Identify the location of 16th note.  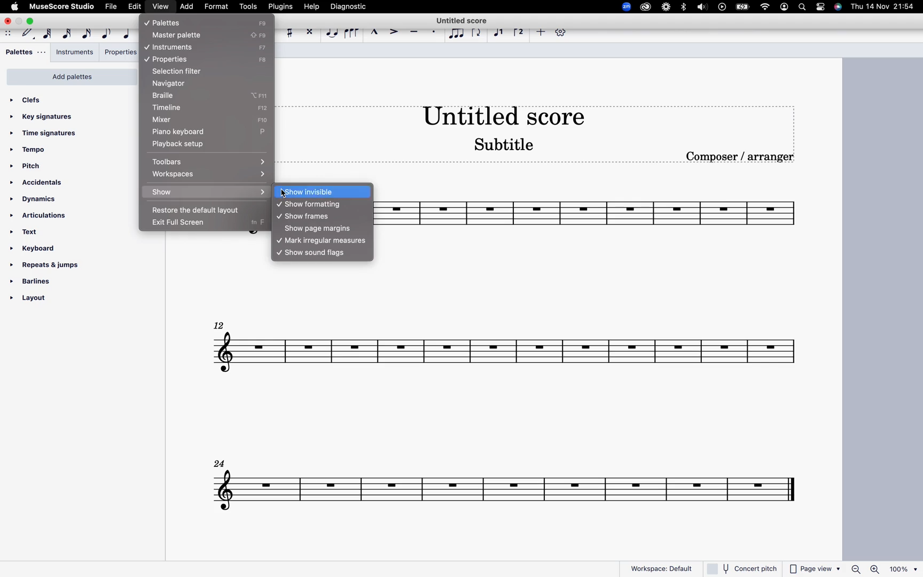
(85, 34).